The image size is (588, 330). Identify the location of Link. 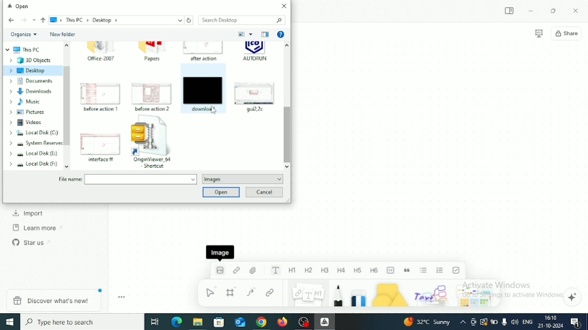
(237, 270).